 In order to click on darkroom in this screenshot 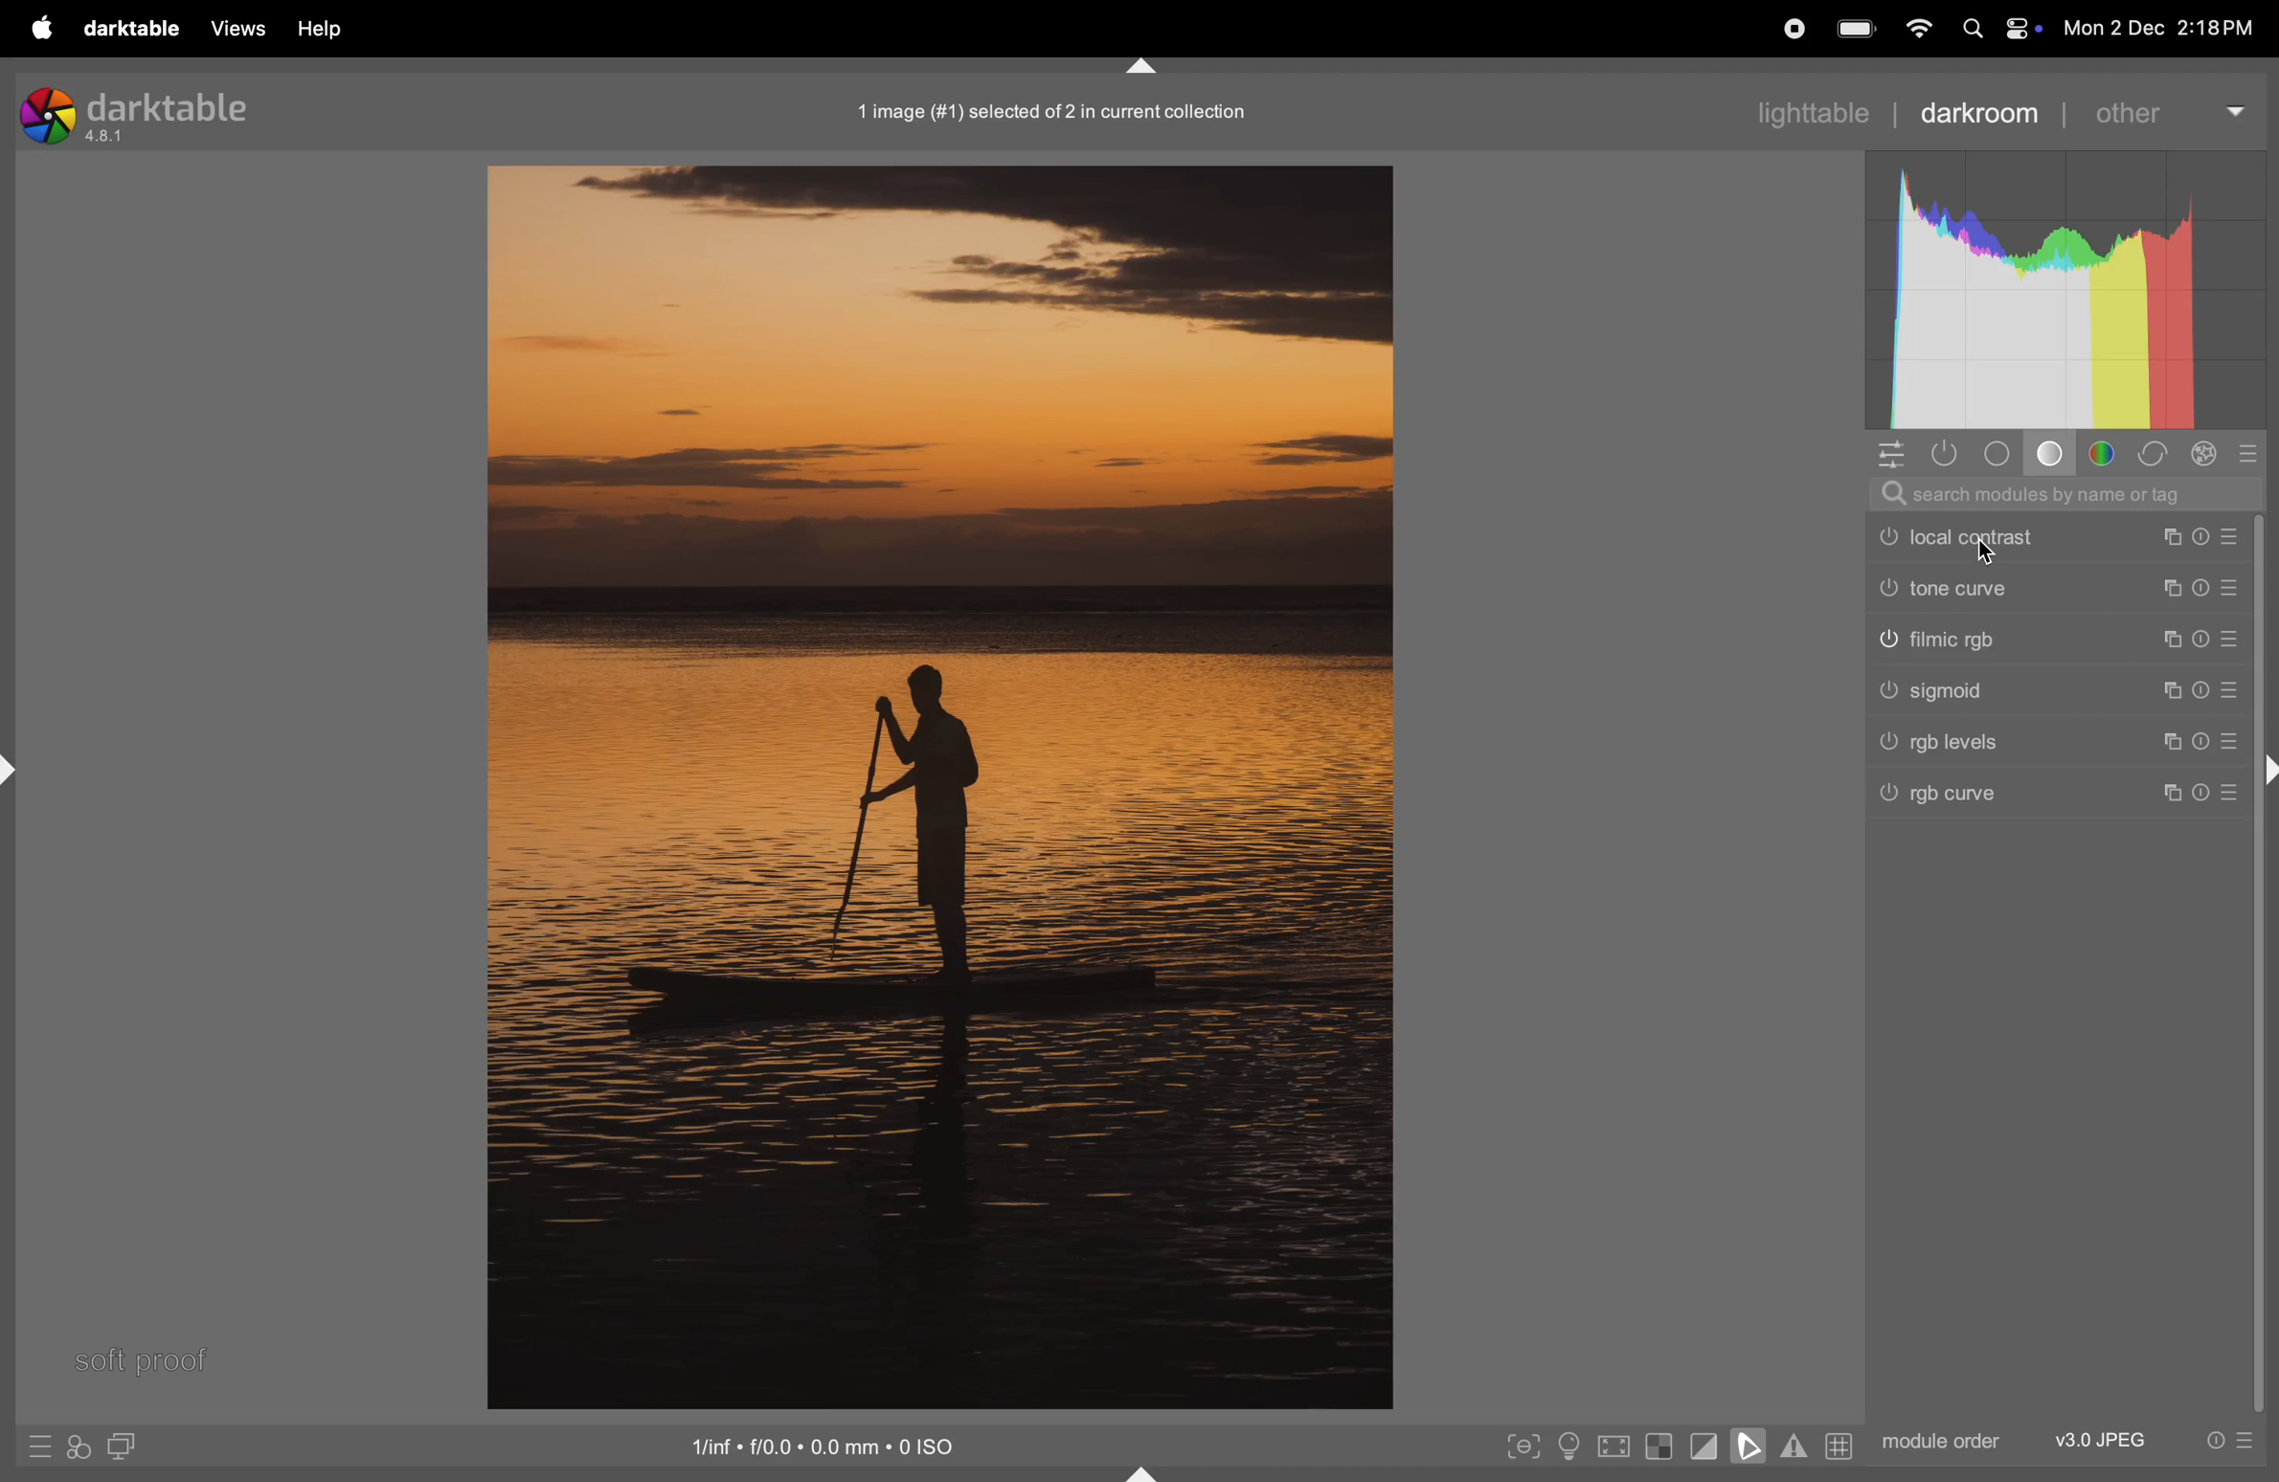, I will do `click(1980, 112)`.